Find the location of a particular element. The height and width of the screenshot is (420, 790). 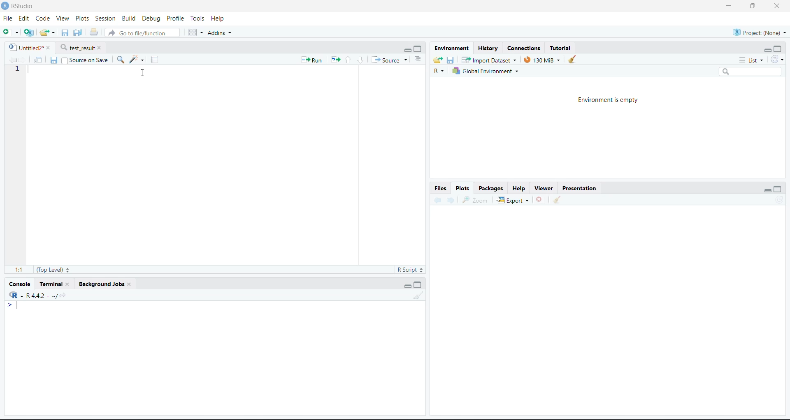

Background Jobs is located at coordinates (106, 282).